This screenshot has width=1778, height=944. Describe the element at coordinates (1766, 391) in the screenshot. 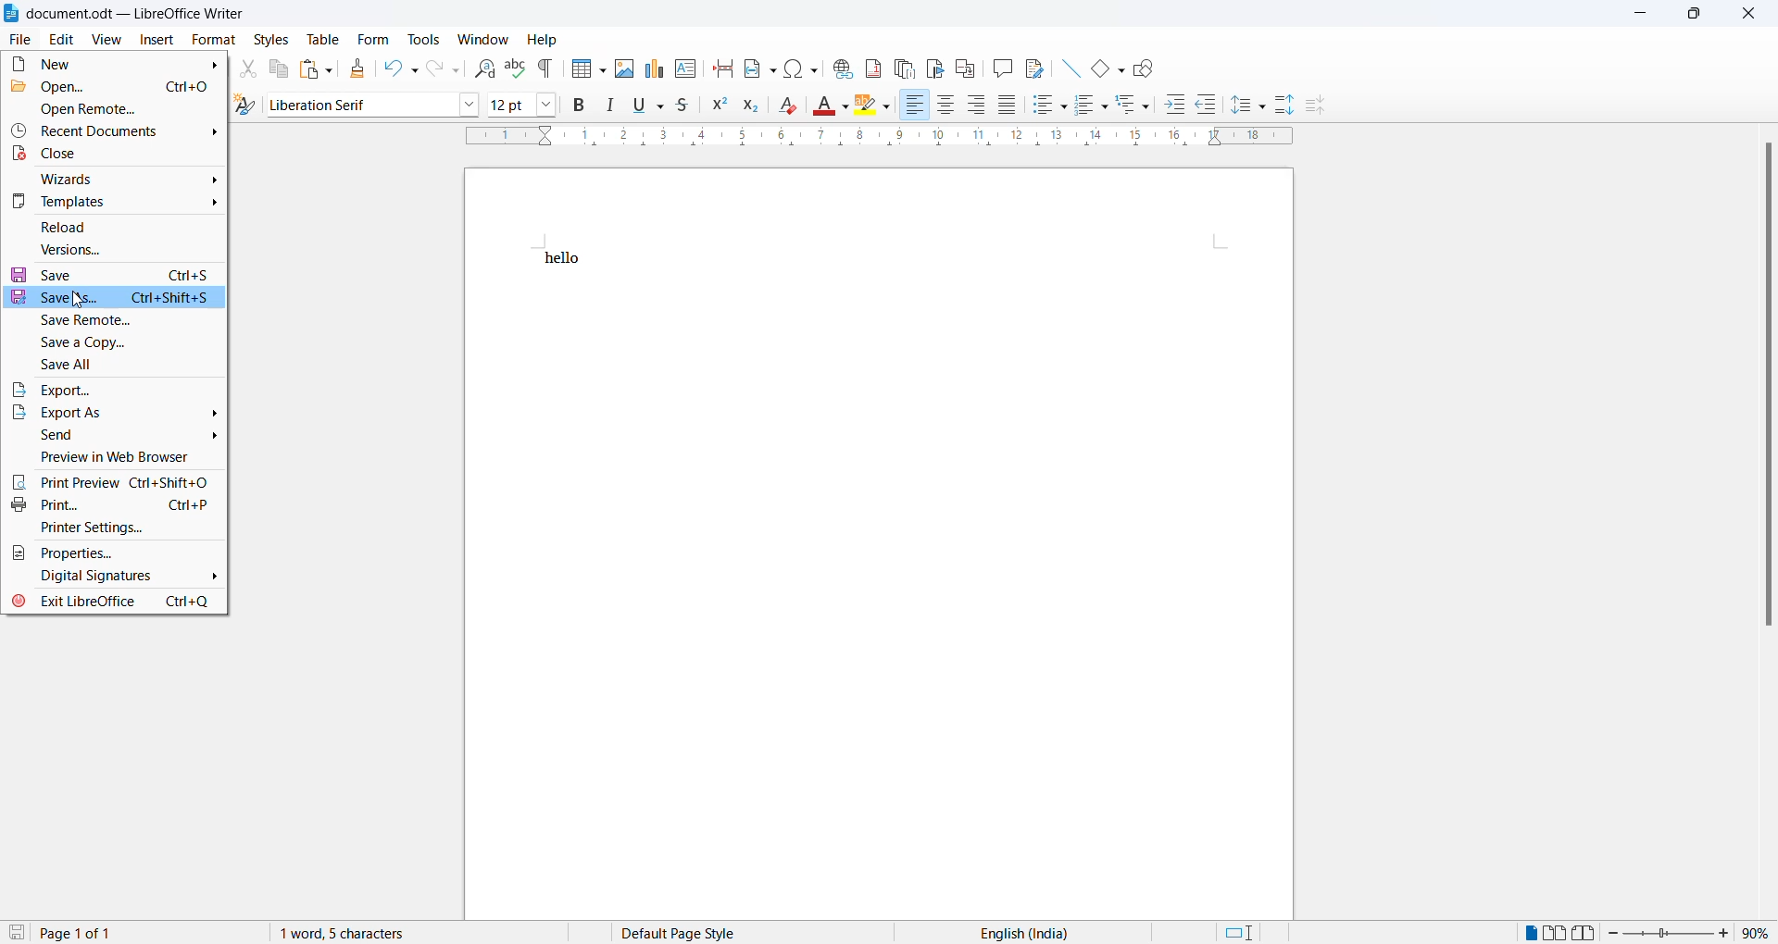

I see `scrollbar` at that location.